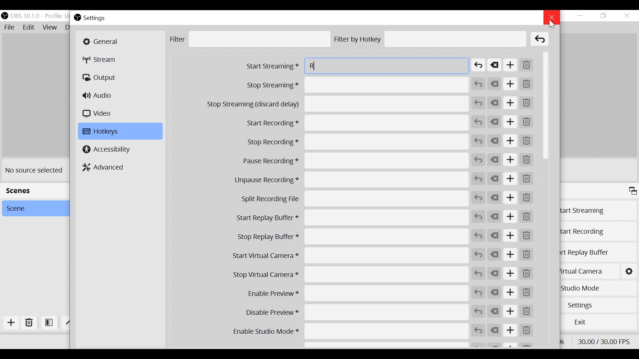 The width and height of the screenshot is (639, 359). What do you see at coordinates (630, 271) in the screenshot?
I see `Start Virtual Camera Settings` at bounding box center [630, 271].